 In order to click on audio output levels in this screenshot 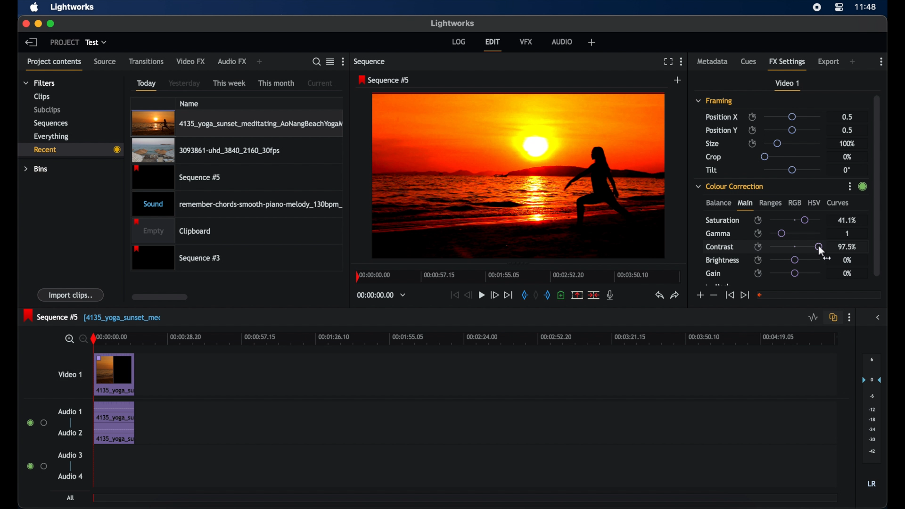, I will do `click(871, 409)`.